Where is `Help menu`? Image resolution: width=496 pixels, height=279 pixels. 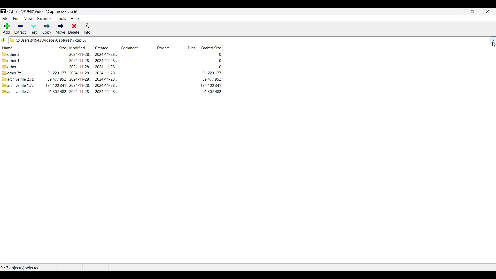 Help menu is located at coordinates (75, 19).